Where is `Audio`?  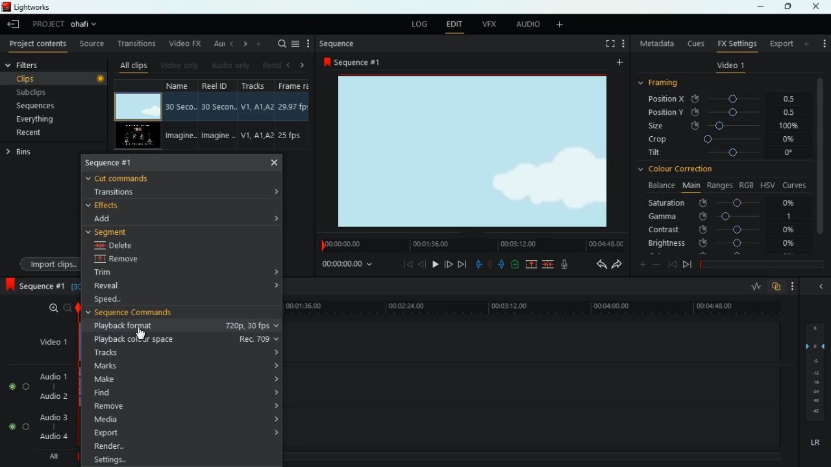
Audio is located at coordinates (18, 387).